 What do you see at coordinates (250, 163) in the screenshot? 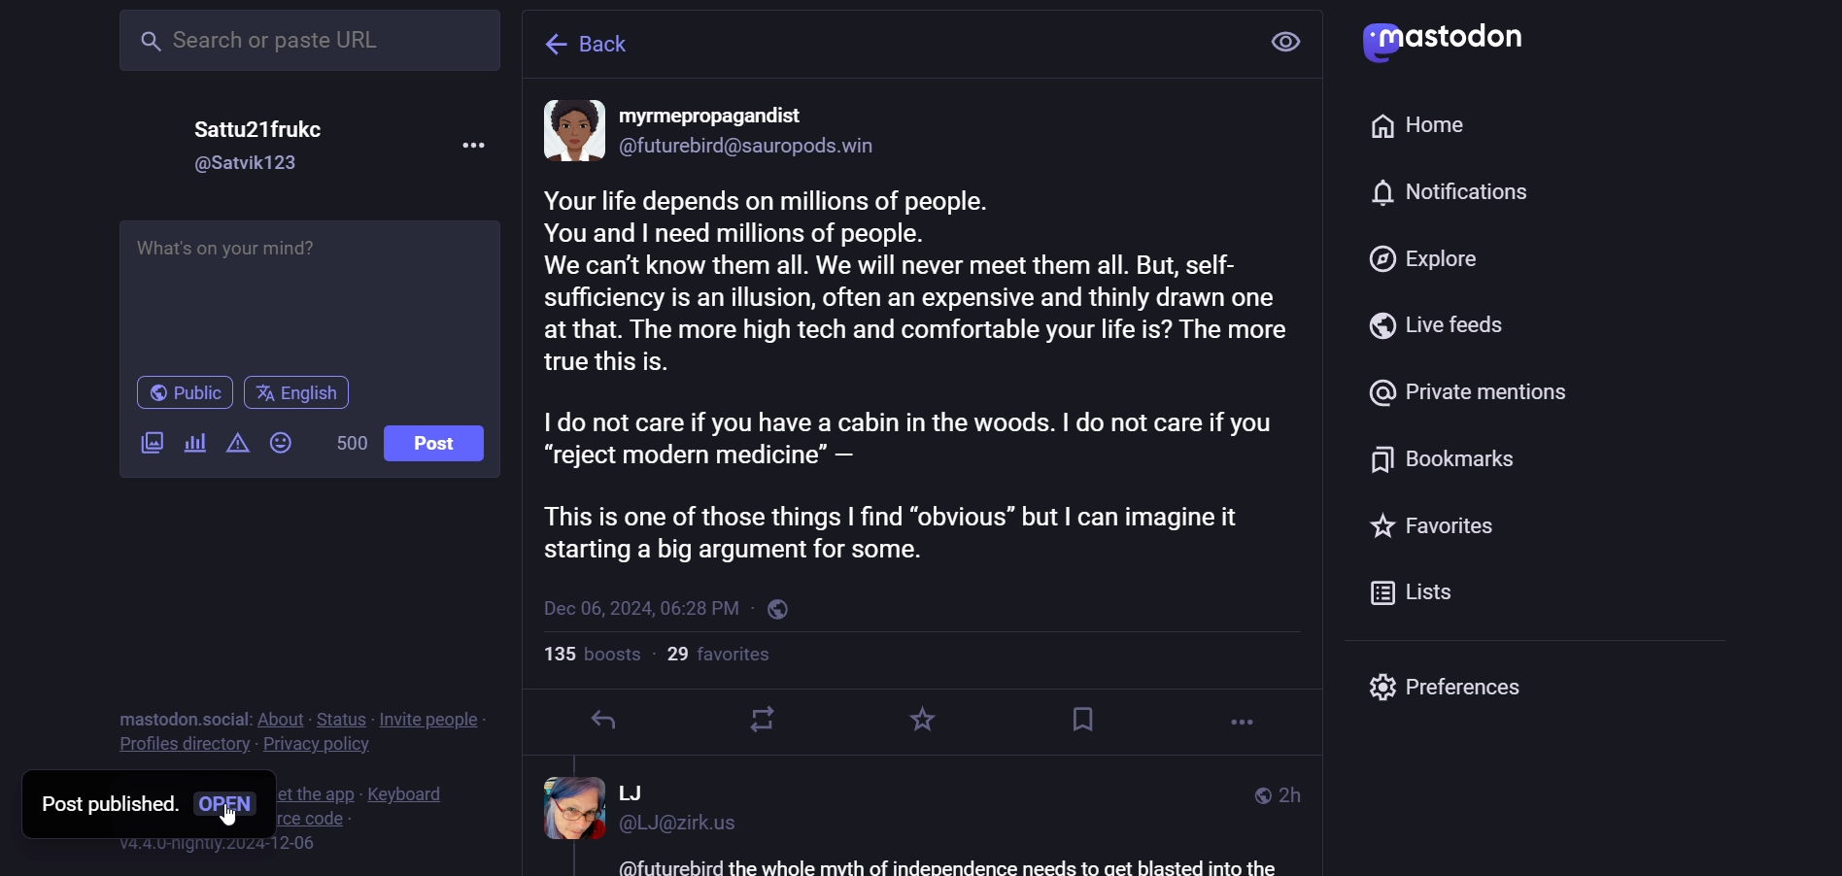
I see `@Satvik123` at bounding box center [250, 163].